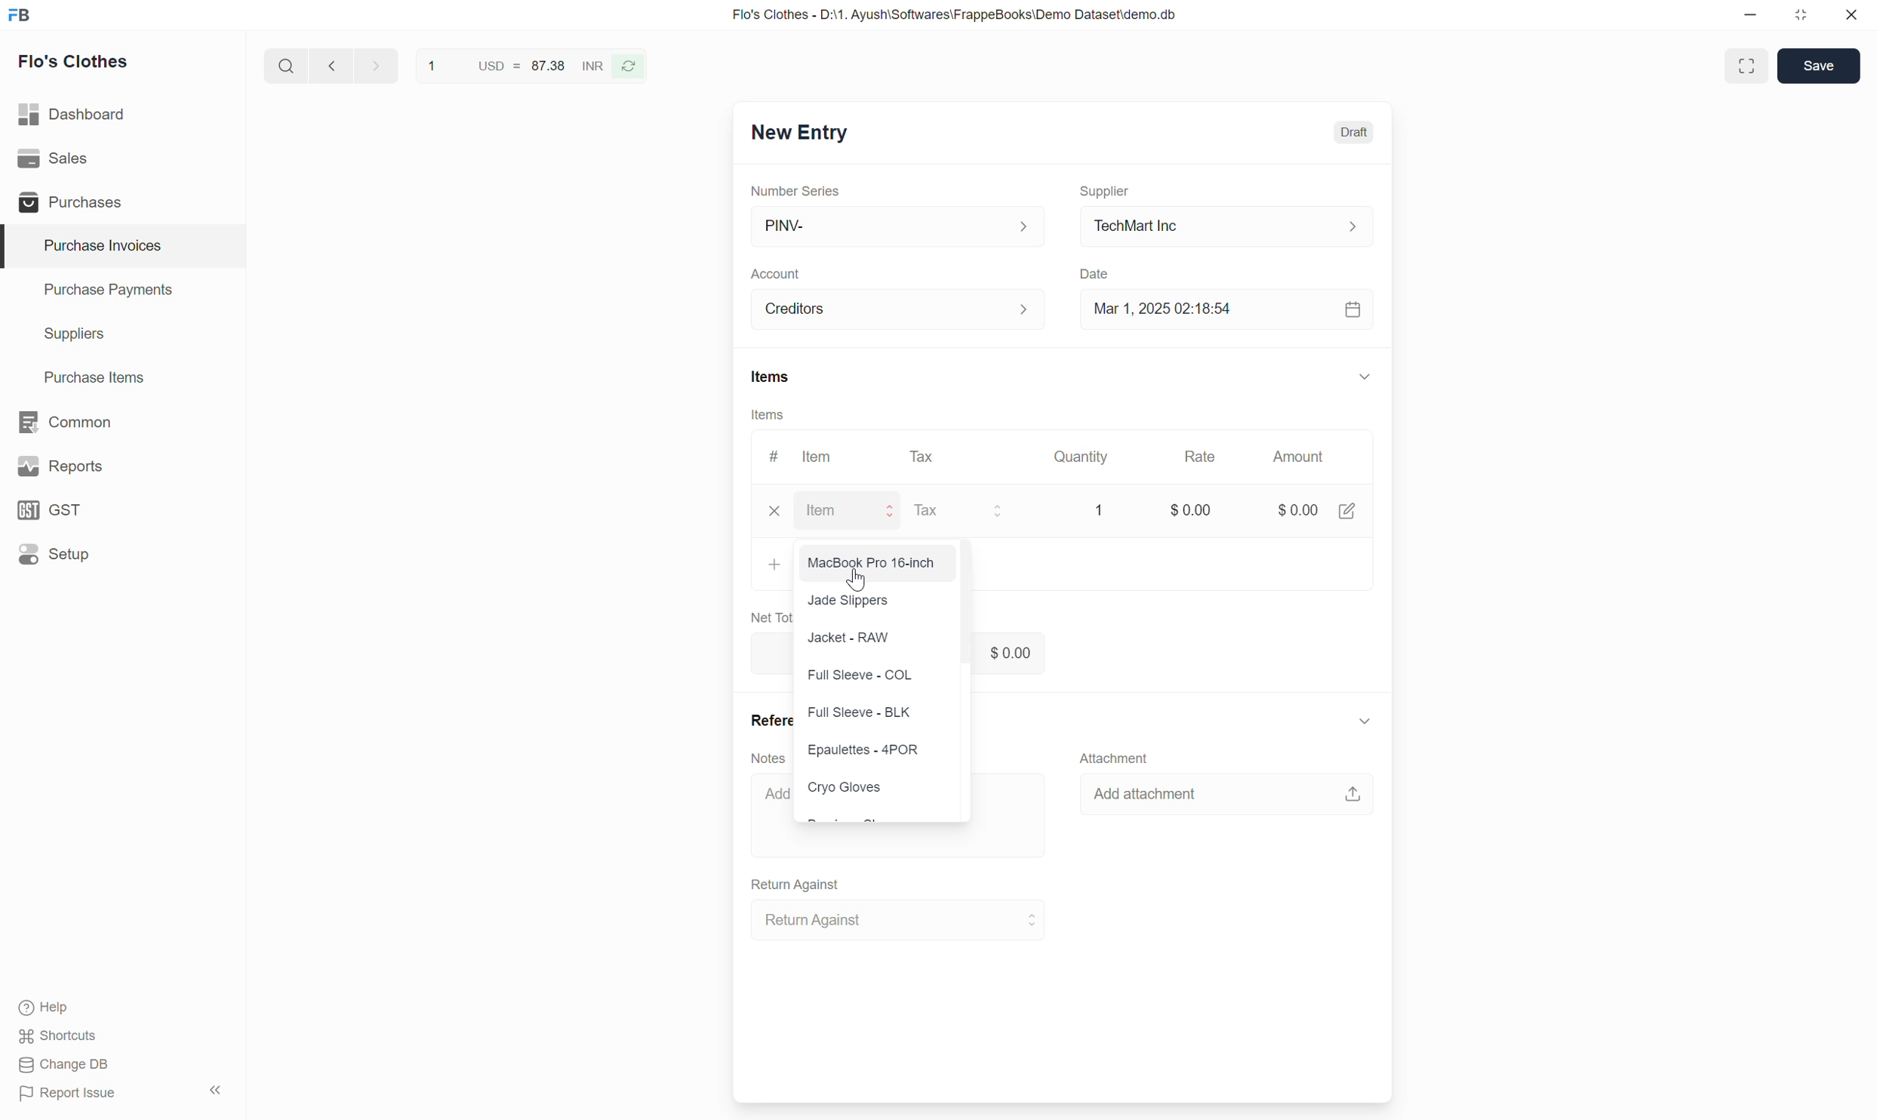  I want to click on PINV-, so click(897, 227).